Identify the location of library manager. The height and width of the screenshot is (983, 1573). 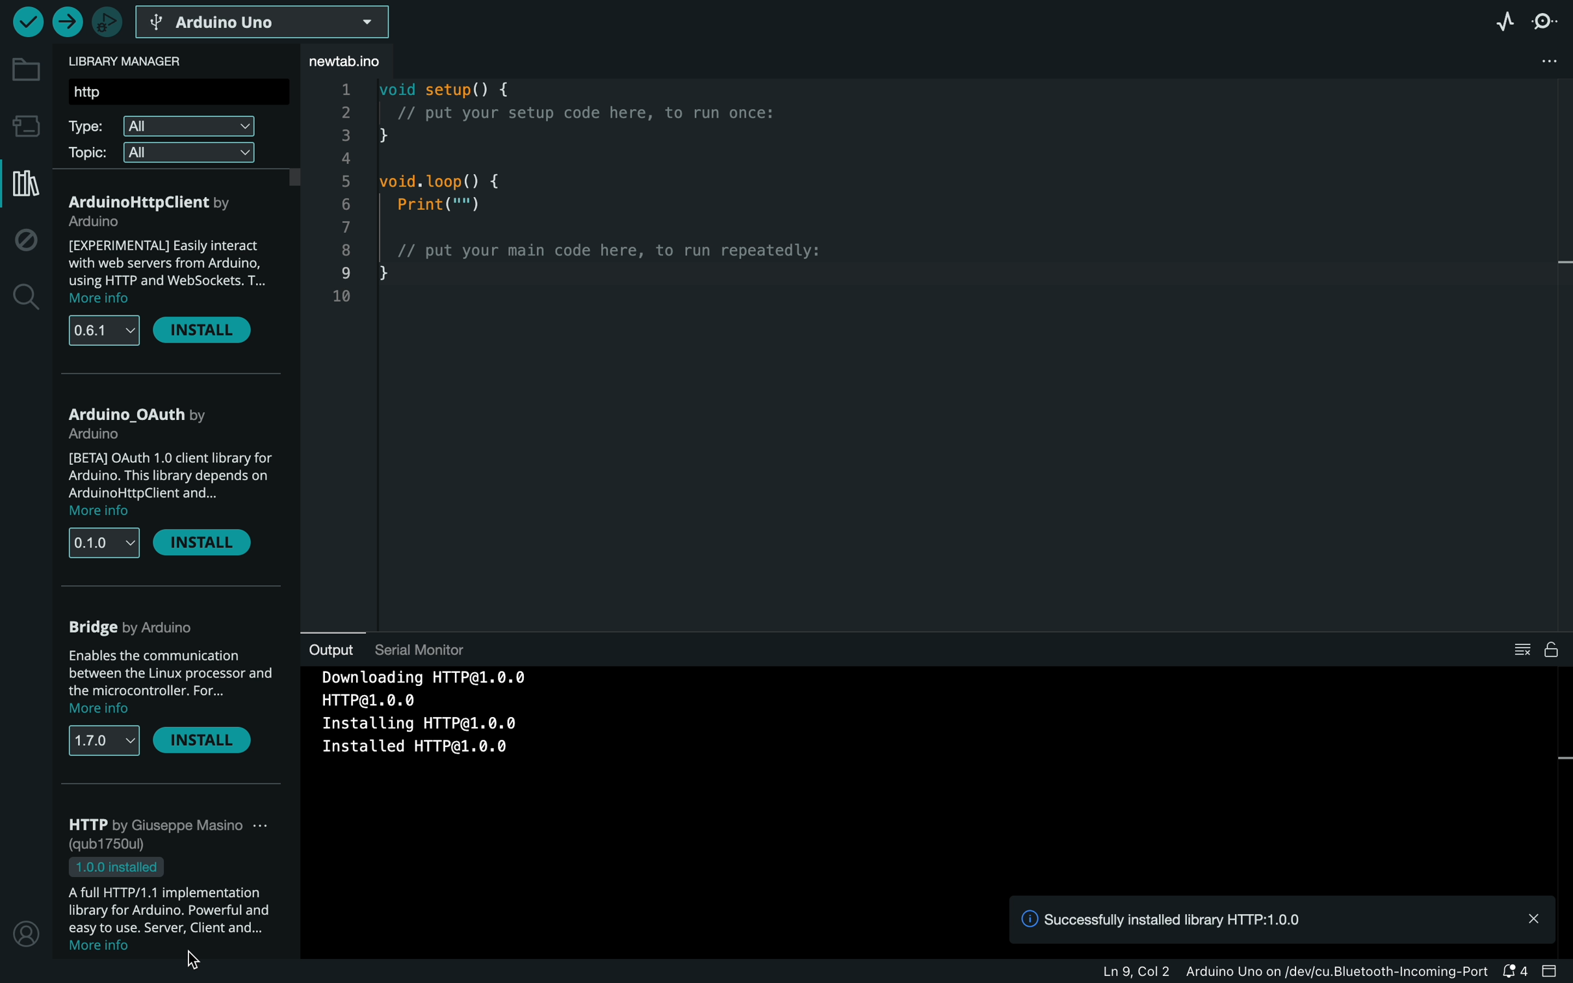
(149, 60).